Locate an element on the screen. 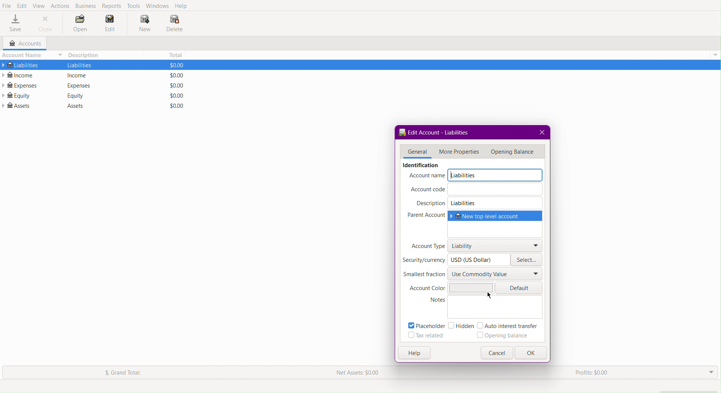  income is located at coordinates (78, 76).